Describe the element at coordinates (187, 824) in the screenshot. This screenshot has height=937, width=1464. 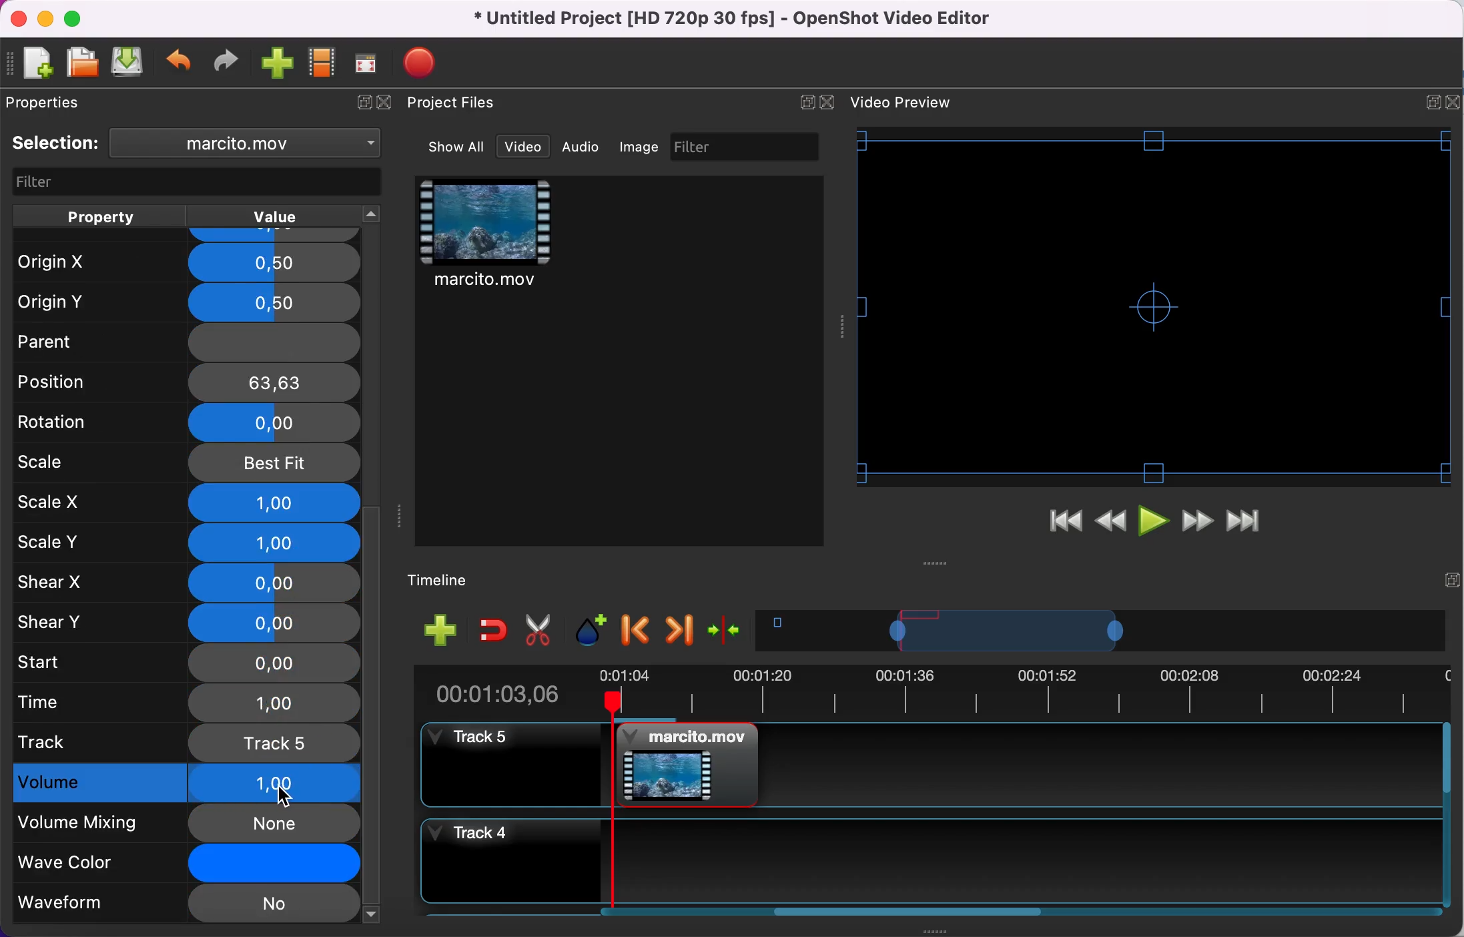
I see `volume mixing none` at that location.